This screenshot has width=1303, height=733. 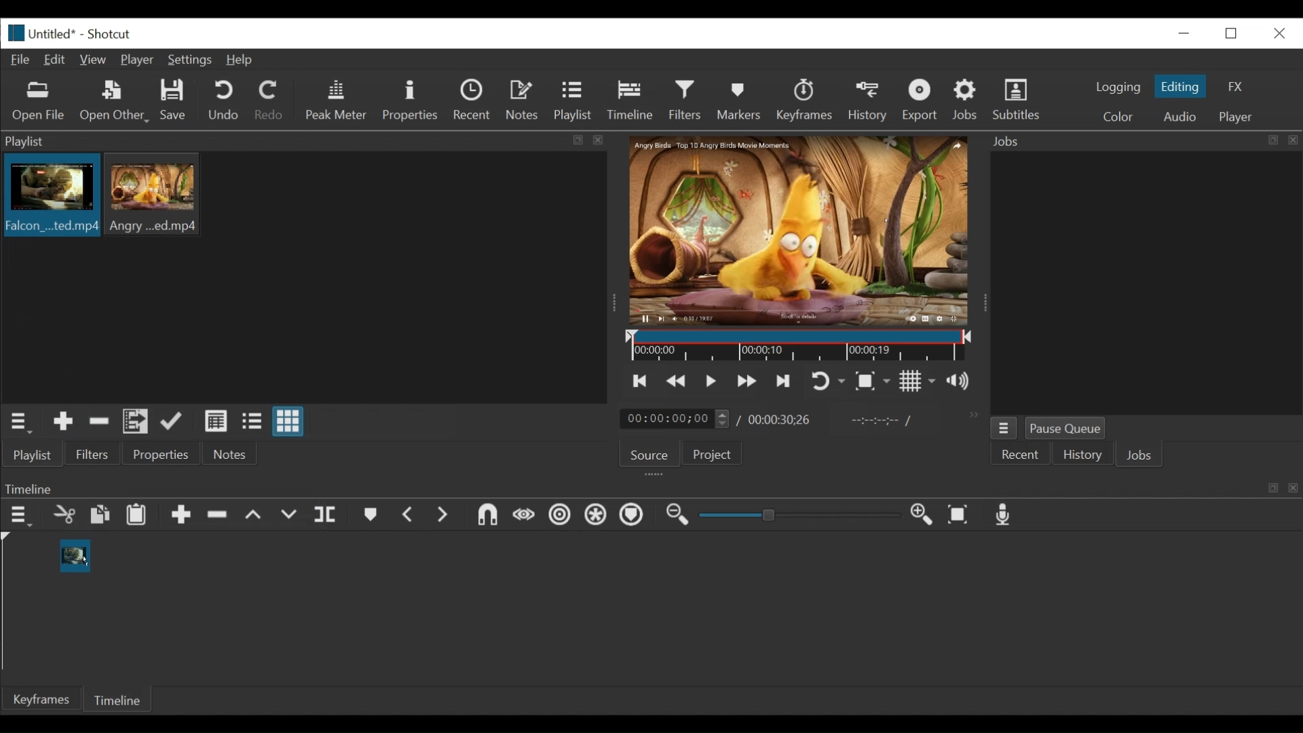 What do you see at coordinates (634, 98) in the screenshot?
I see `Timeline` at bounding box center [634, 98].